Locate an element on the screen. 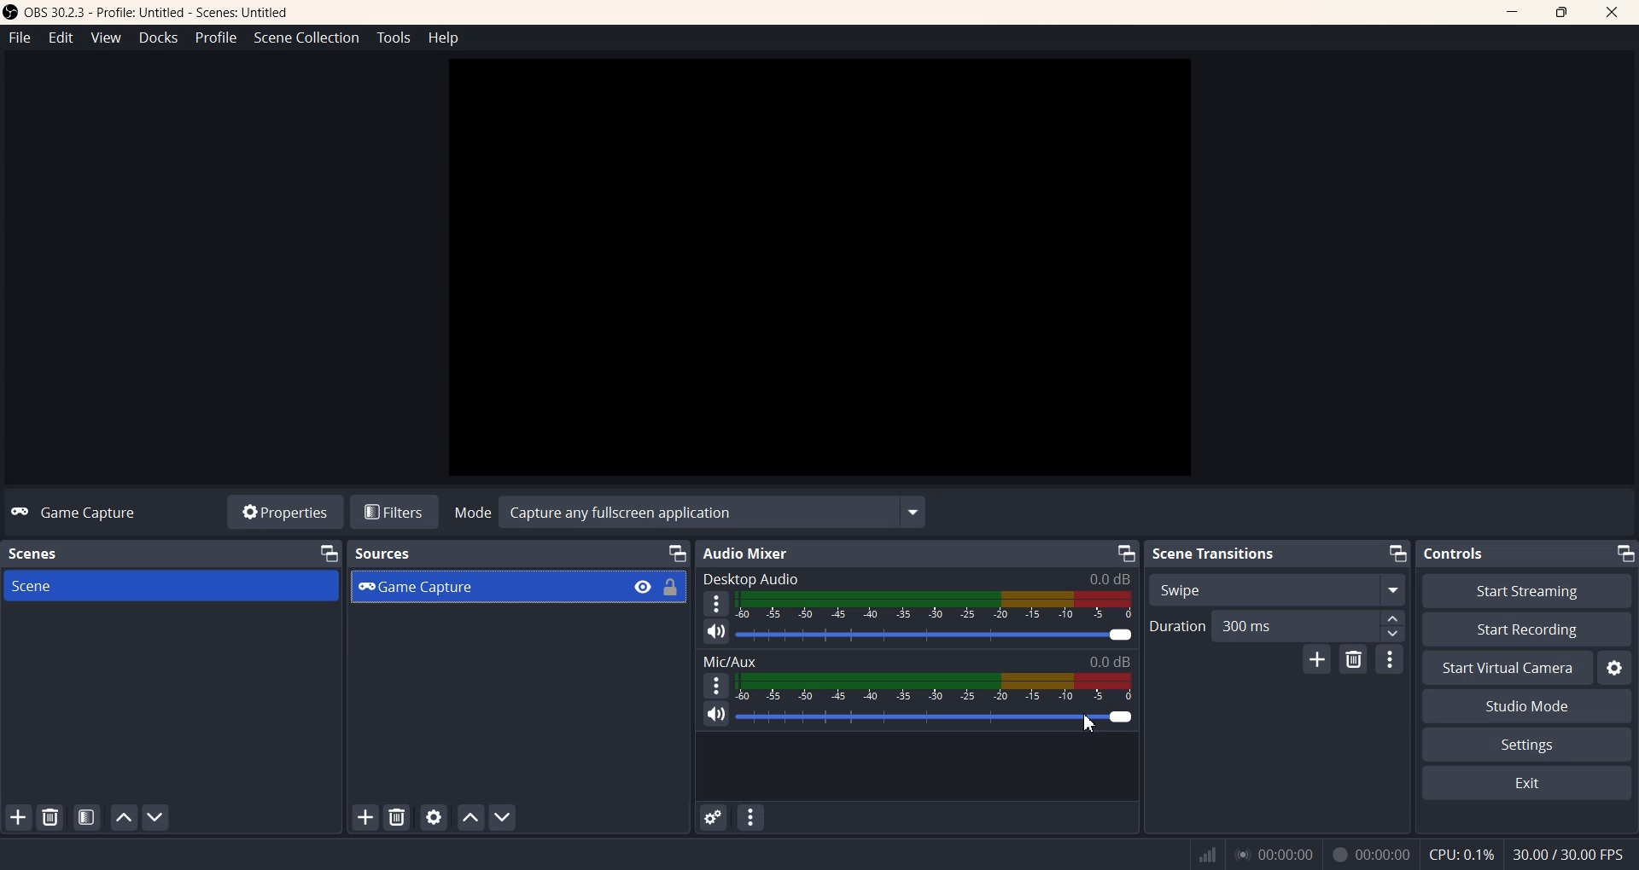 The height and width of the screenshot is (870, 1639). Audio Mixer menu is located at coordinates (750, 819).